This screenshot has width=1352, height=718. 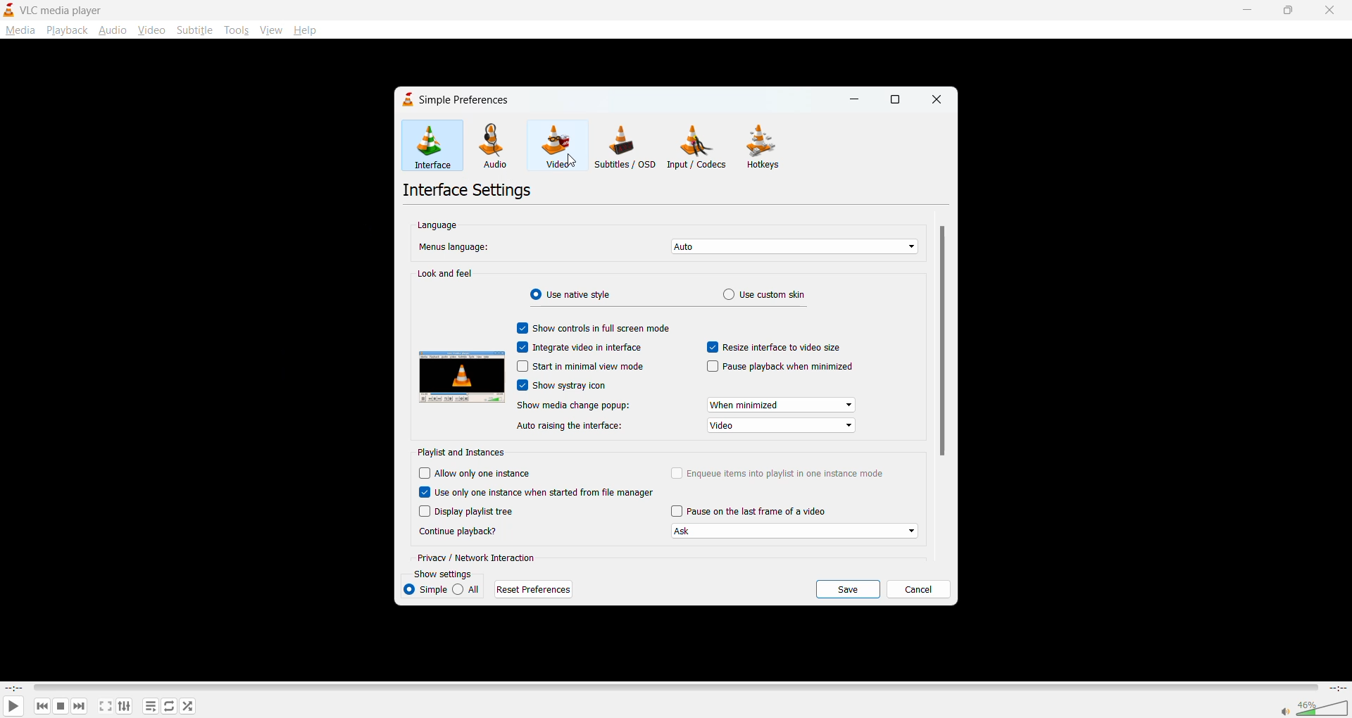 I want to click on continue playback, so click(x=458, y=530).